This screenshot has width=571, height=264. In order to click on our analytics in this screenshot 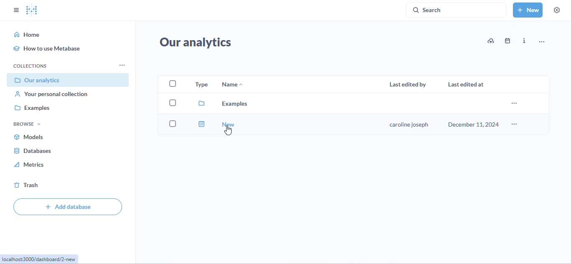, I will do `click(196, 43)`.